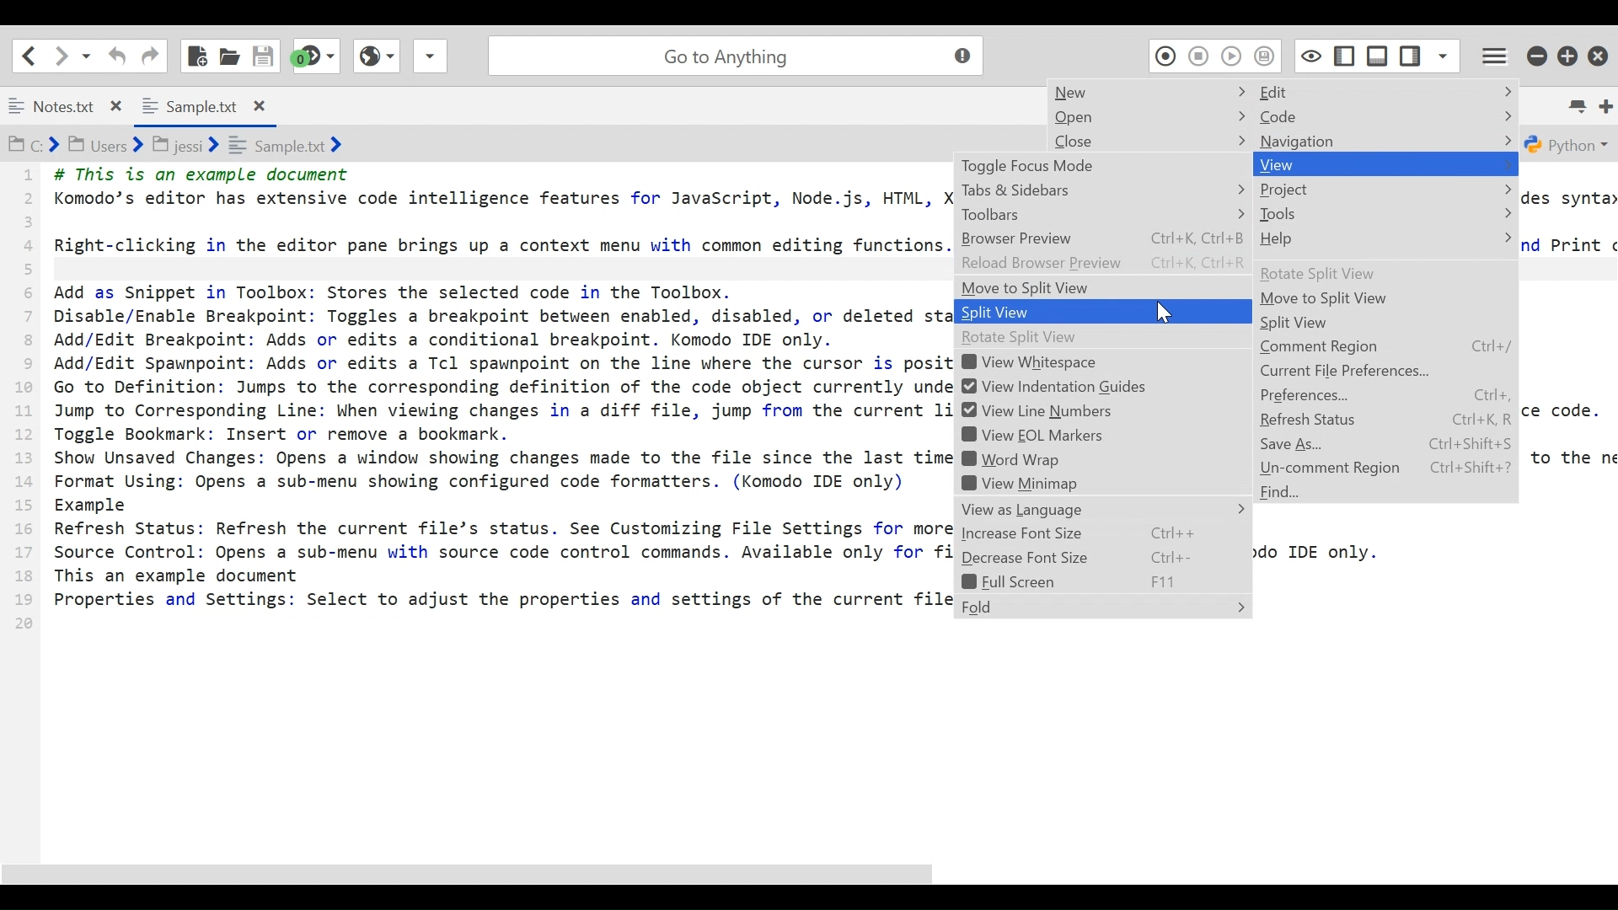 The width and height of the screenshot is (1618, 910). Describe the element at coordinates (1569, 56) in the screenshot. I see `Restore` at that location.